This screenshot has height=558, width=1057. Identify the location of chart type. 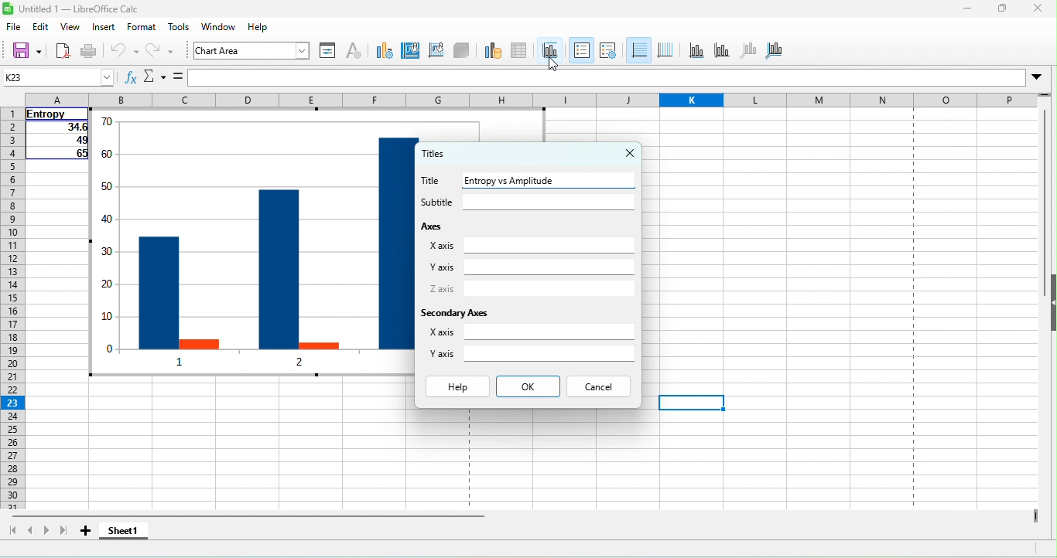
(384, 53).